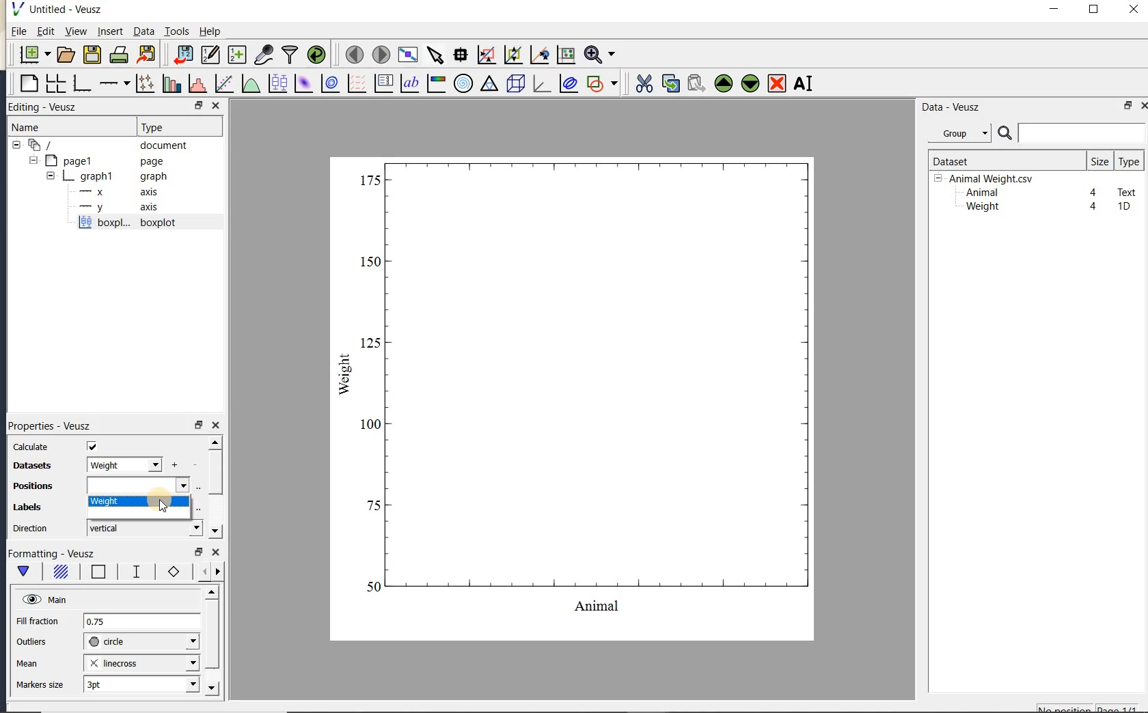 This screenshot has width=1148, height=713. I want to click on Name, so click(40, 127).